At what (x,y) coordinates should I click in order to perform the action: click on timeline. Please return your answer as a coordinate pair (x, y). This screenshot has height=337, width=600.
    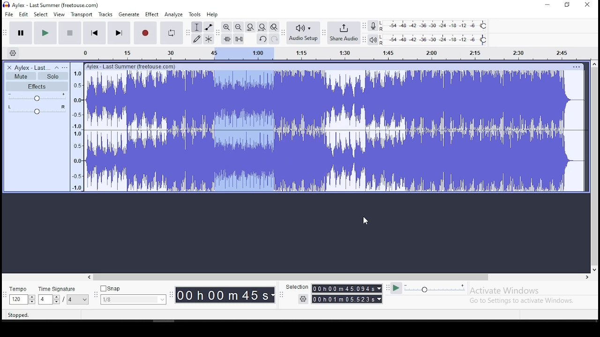
    Looking at the image, I should click on (79, 128).